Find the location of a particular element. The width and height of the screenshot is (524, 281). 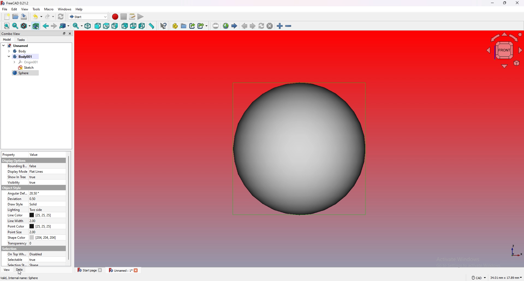

zoom in is located at coordinates (280, 26).